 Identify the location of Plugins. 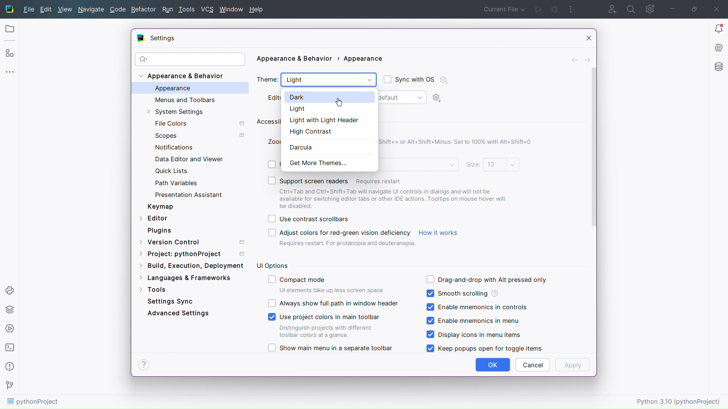
(9, 53).